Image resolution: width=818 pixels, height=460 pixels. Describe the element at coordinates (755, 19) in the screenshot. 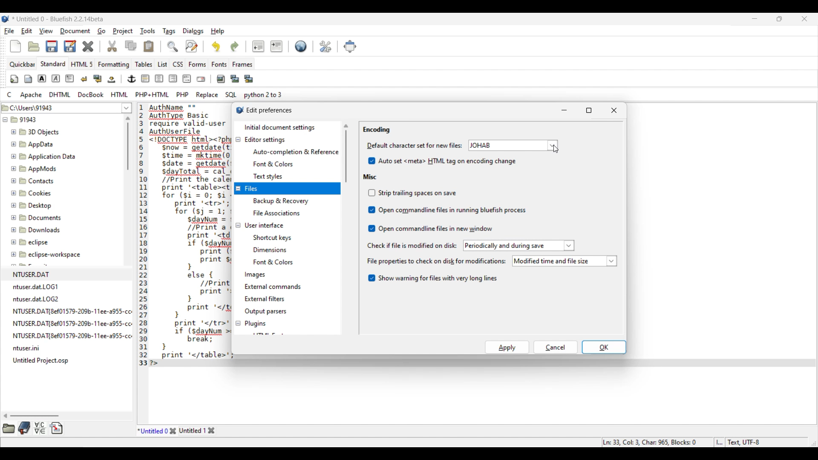

I see `Minimize` at that location.